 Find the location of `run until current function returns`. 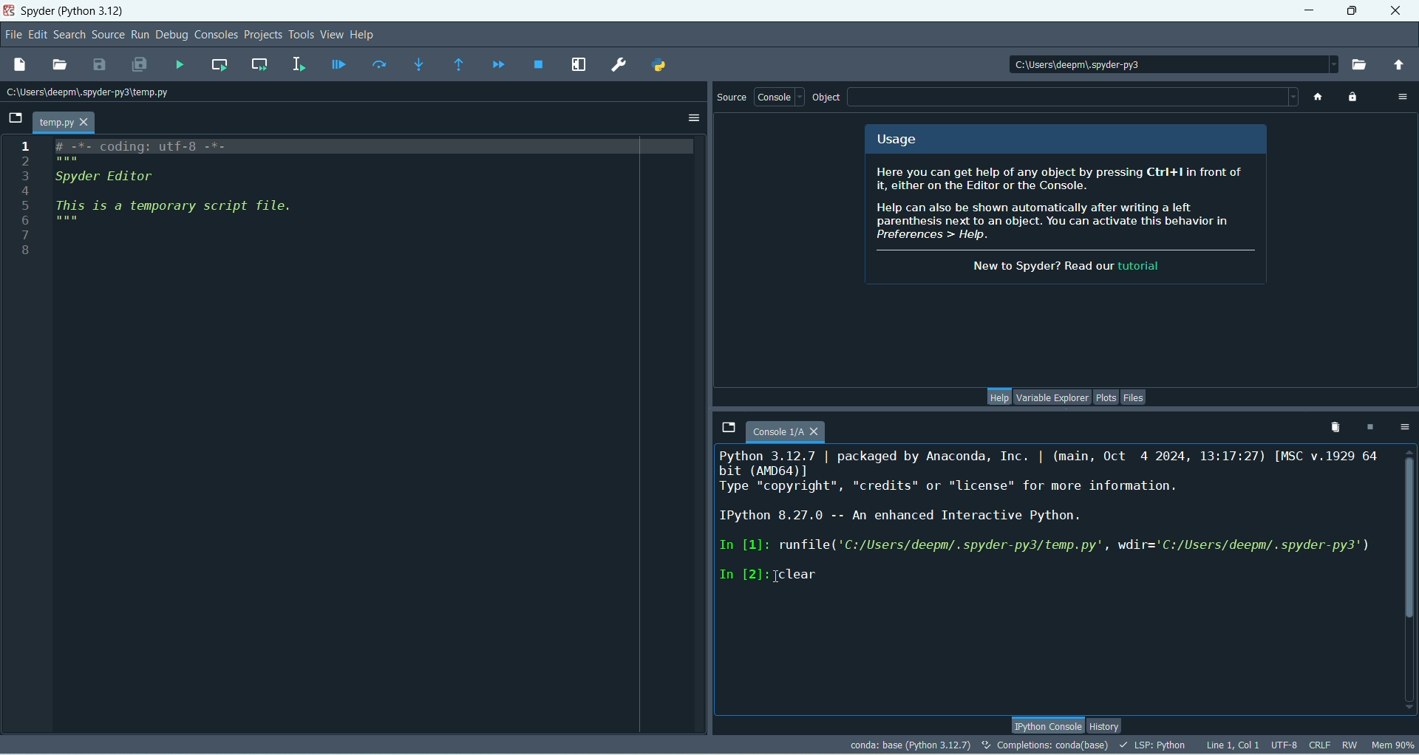

run until current function returns is located at coordinates (459, 65).